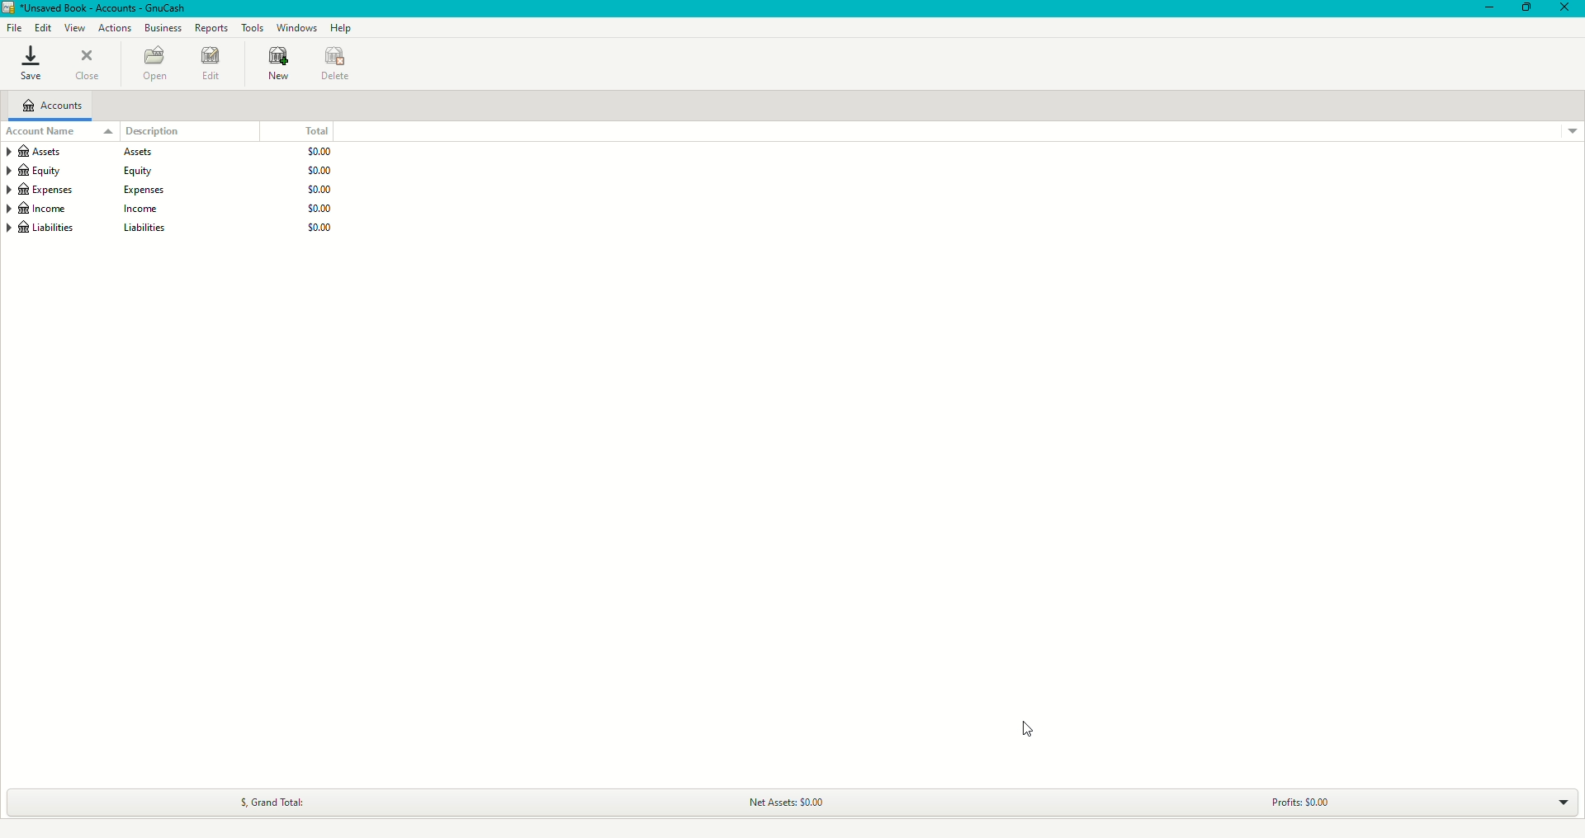 This screenshot has height=838, width=1585. What do you see at coordinates (340, 65) in the screenshot?
I see `Delete` at bounding box center [340, 65].